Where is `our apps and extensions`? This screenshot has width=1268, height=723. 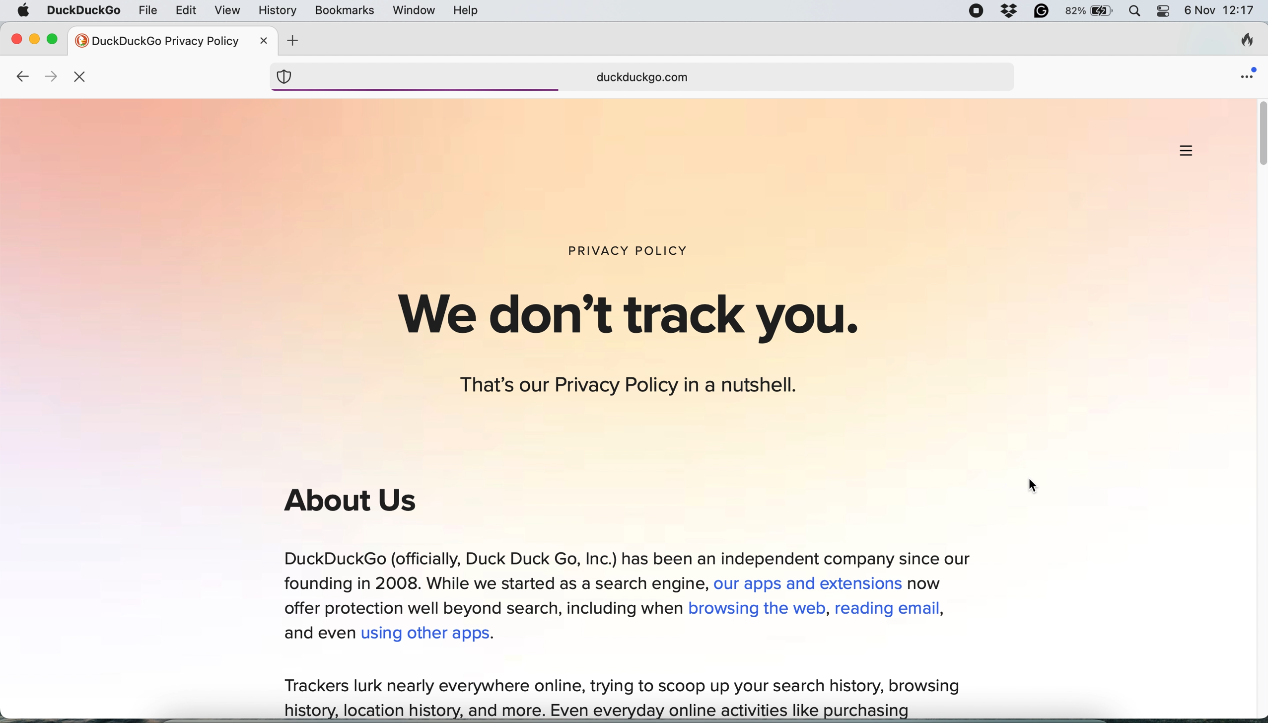
our apps and extensions is located at coordinates (809, 584).